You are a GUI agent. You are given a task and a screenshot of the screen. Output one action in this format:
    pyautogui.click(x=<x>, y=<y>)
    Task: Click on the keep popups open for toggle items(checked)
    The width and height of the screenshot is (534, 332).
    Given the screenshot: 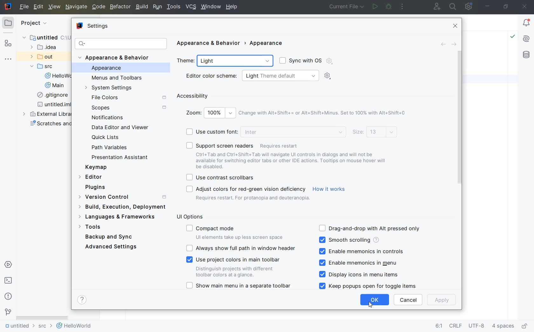 What is the action you would take?
    pyautogui.click(x=369, y=286)
    